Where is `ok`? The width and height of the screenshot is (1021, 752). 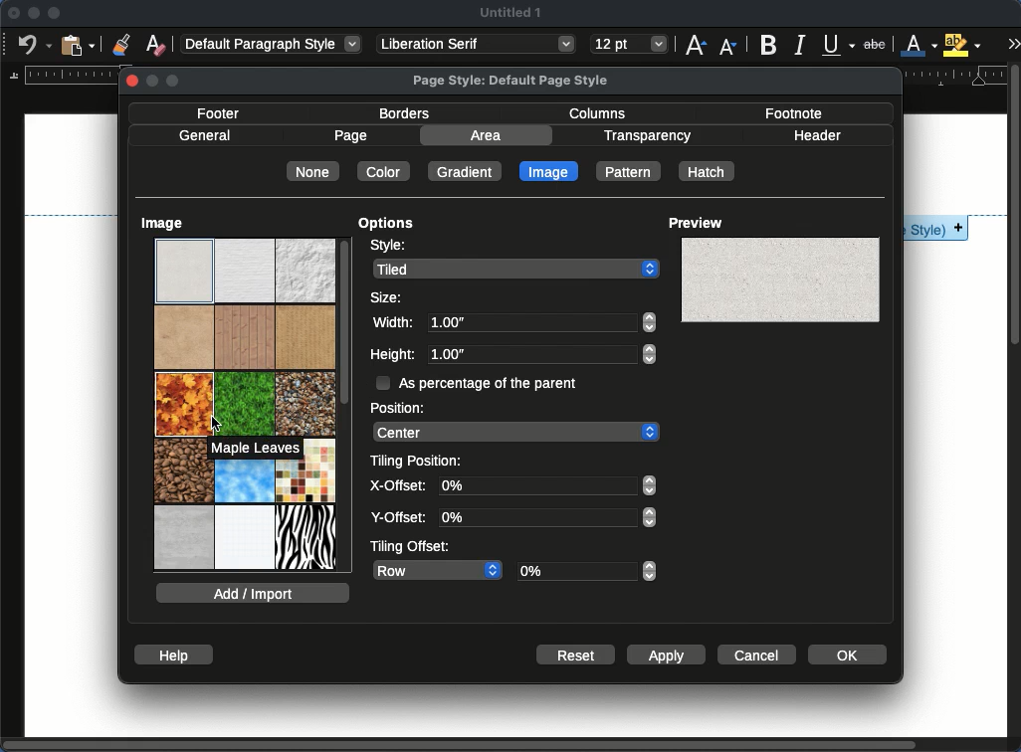 ok is located at coordinates (850, 655).